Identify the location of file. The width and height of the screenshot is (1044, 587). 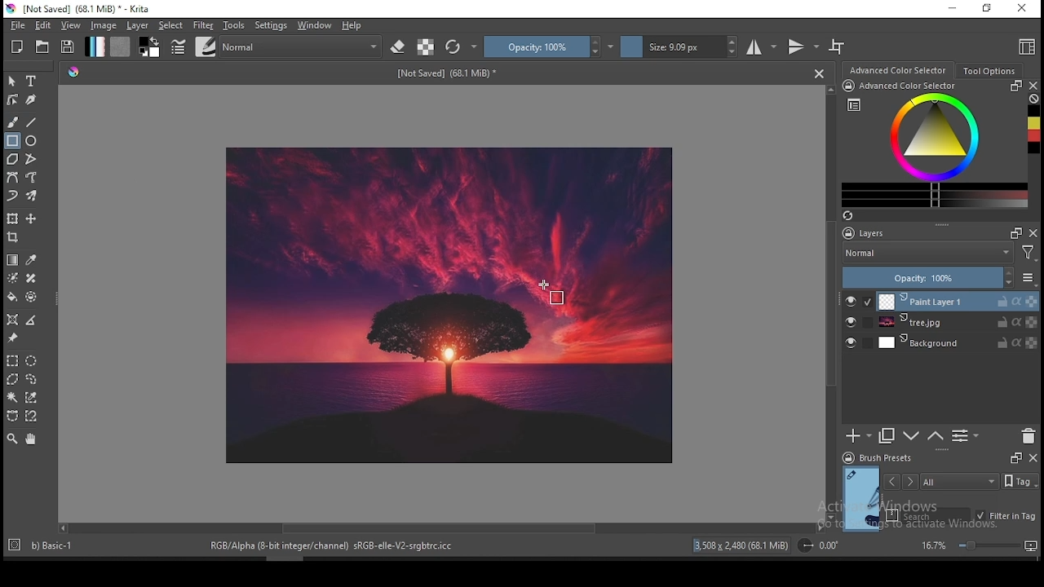
(15, 26).